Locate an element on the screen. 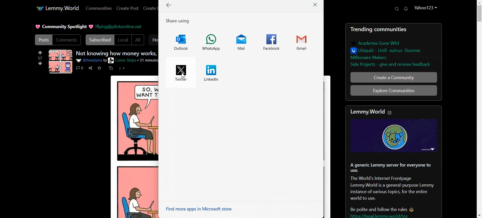 The image size is (482, 218). Cursor is located at coordinates (184, 76).